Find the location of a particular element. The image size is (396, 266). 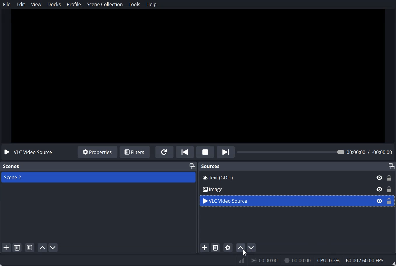

Maximize is located at coordinates (192, 166).